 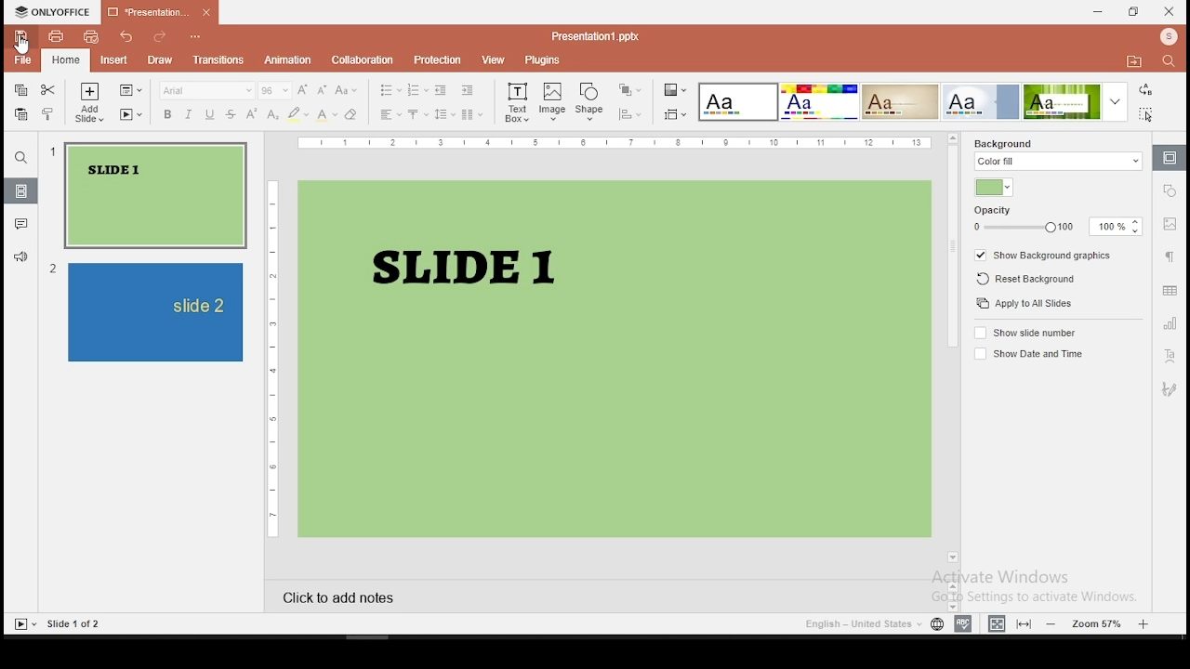 What do you see at coordinates (900, 101) in the screenshot?
I see `select color theme` at bounding box center [900, 101].